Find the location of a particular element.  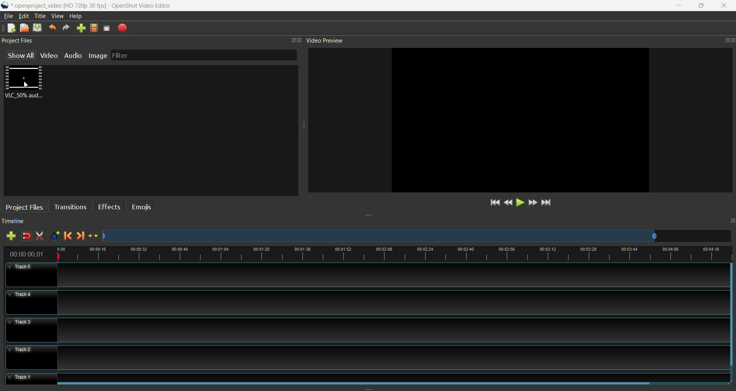

transitions is located at coordinates (69, 207).